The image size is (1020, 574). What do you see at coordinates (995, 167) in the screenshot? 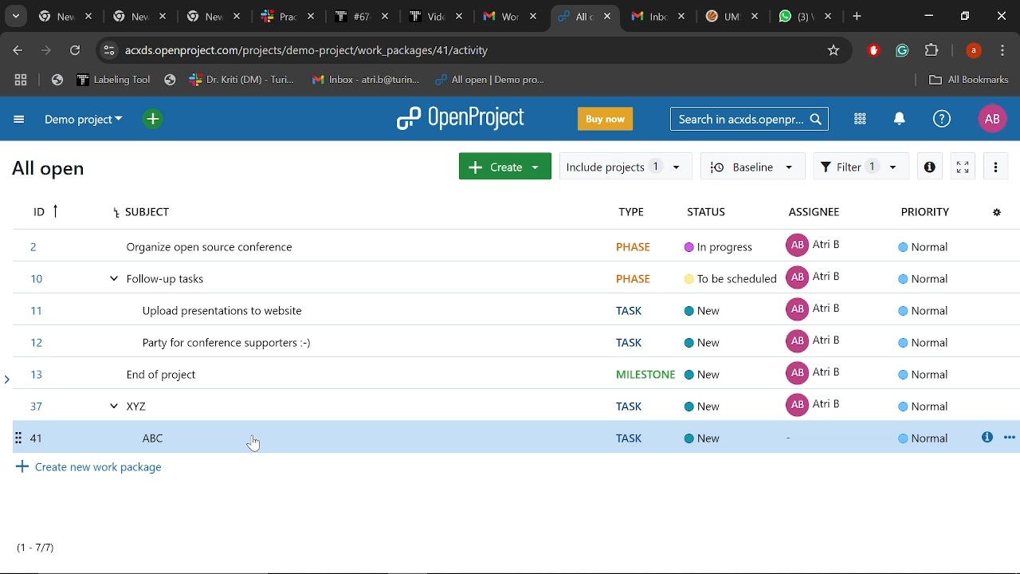
I see `More actions` at bounding box center [995, 167].